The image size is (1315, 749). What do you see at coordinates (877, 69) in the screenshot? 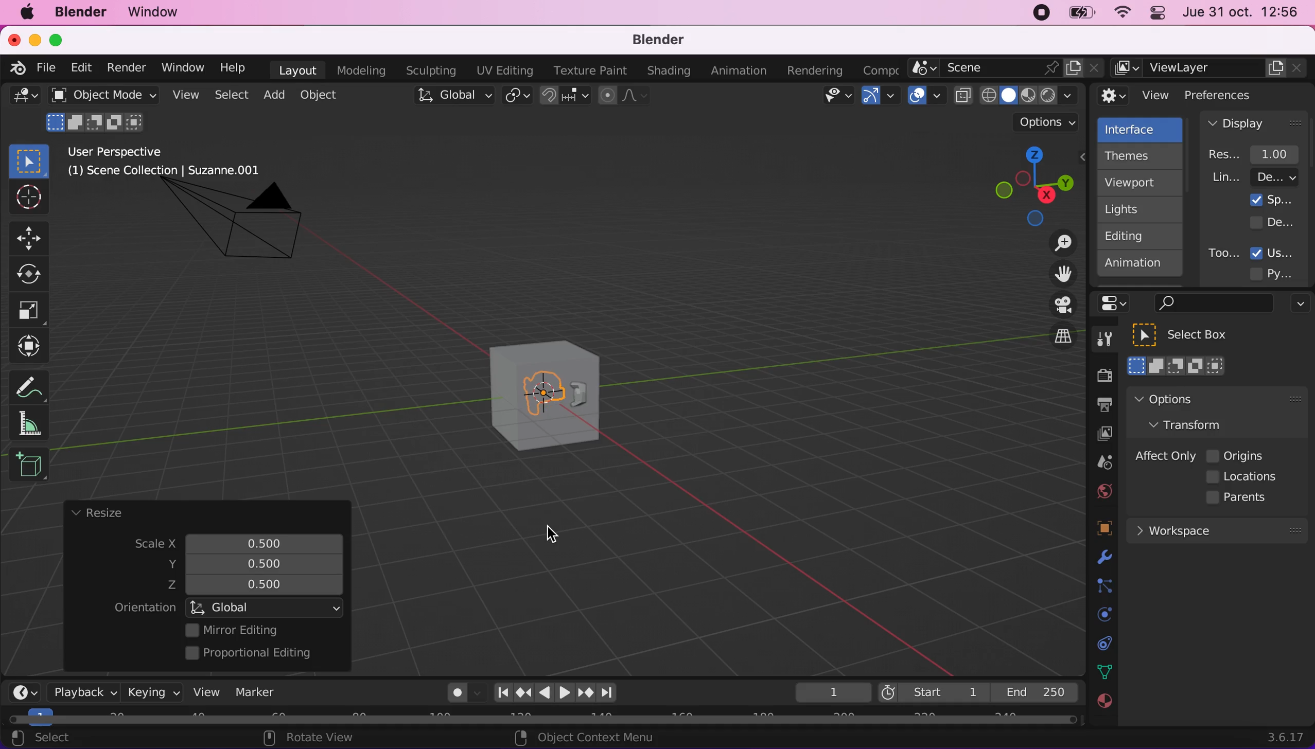
I see `active workspace` at bounding box center [877, 69].